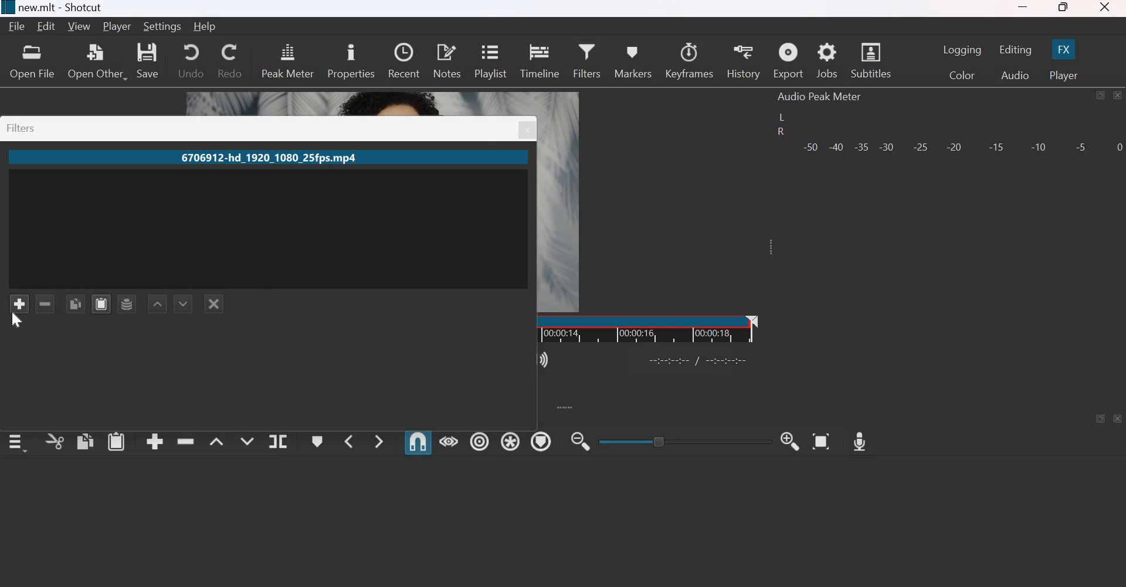 This screenshot has width=1126, height=587. Describe the element at coordinates (191, 59) in the screenshot. I see `undo` at that location.